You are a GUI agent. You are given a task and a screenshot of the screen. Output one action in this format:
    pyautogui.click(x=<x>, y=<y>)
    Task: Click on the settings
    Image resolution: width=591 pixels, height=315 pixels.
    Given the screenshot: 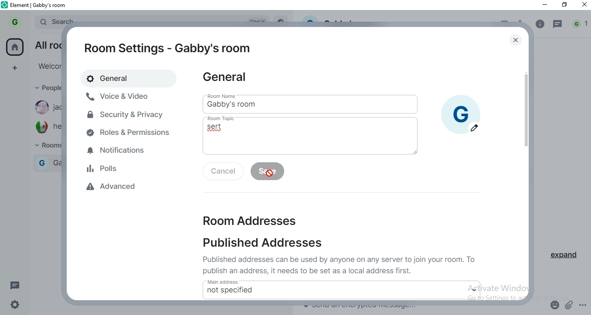 What is the action you would take?
    pyautogui.click(x=18, y=304)
    